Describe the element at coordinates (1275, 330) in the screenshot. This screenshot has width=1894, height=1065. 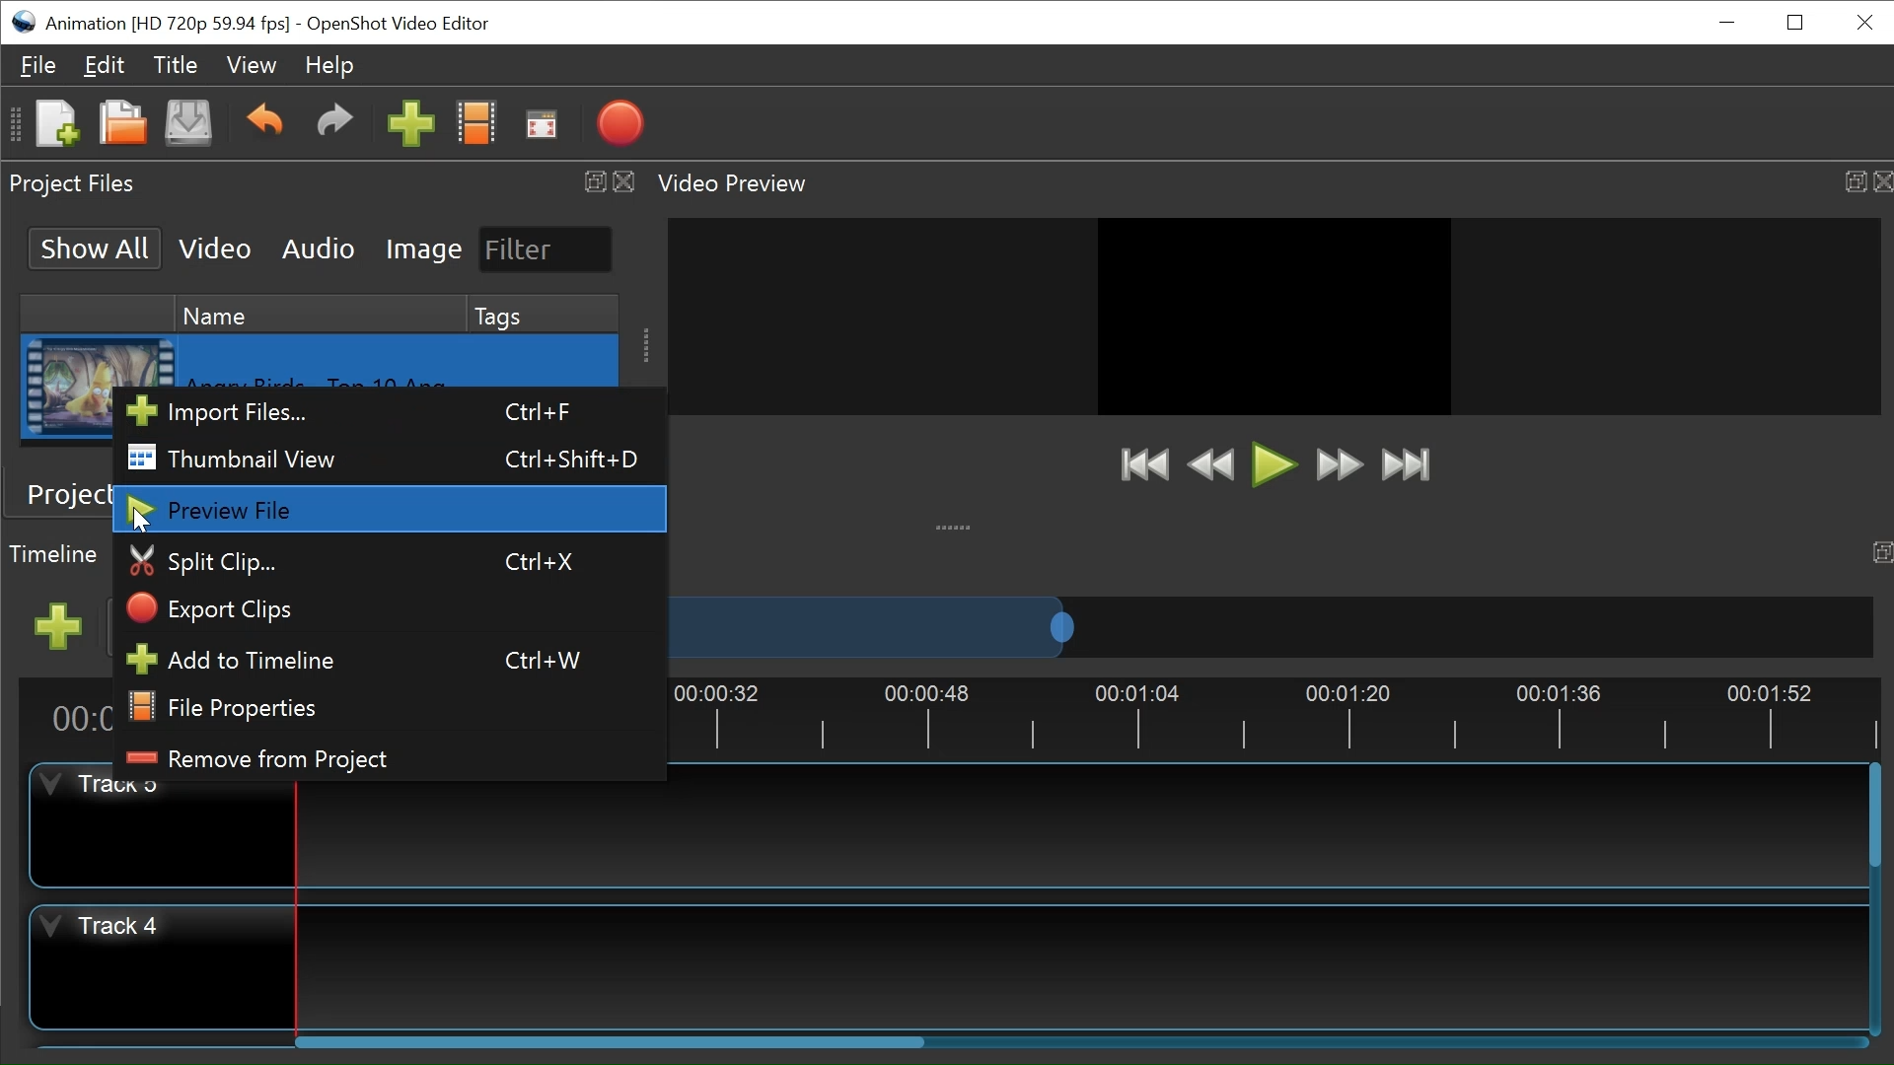
I see `Preview Window` at that location.